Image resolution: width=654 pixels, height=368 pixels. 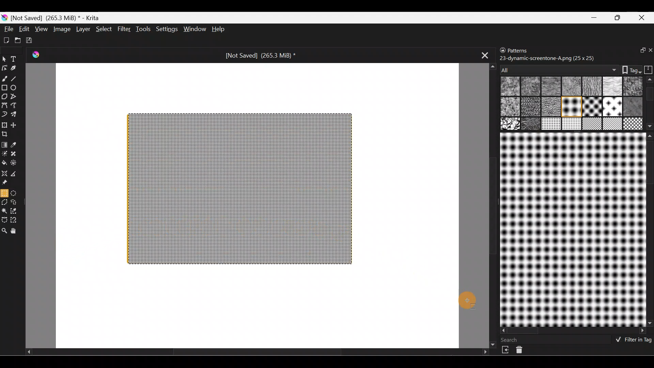 What do you see at coordinates (7, 183) in the screenshot?
I see `Reference images tool` at bounding box center [7, 183].